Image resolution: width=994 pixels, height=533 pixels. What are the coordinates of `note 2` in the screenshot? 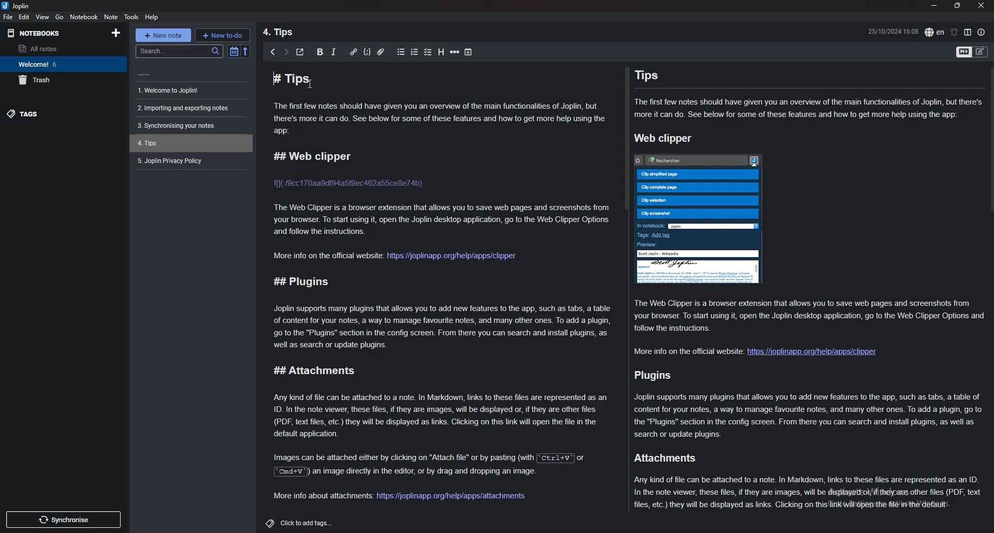 It's located at (192, 90).